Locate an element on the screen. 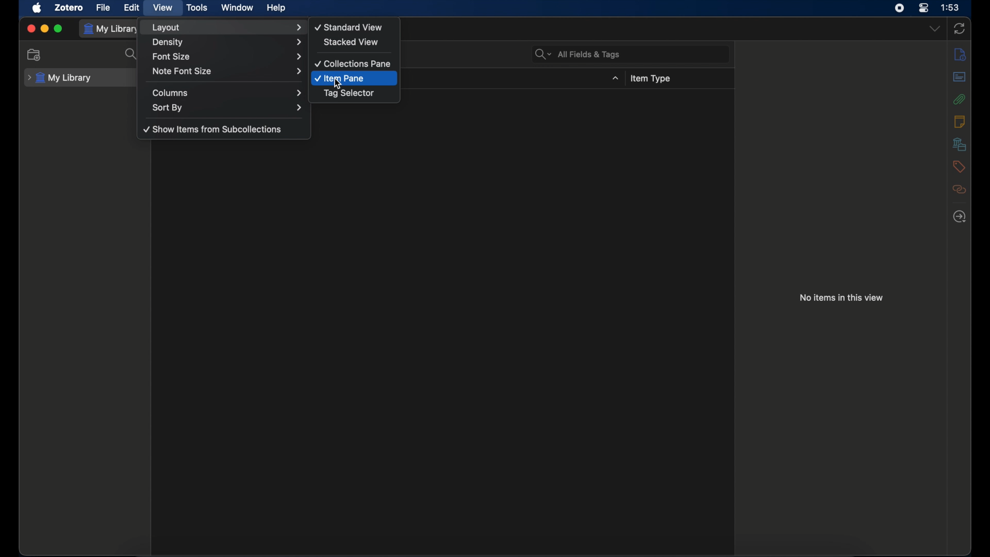  abstract is located at coordinates (960, 76).